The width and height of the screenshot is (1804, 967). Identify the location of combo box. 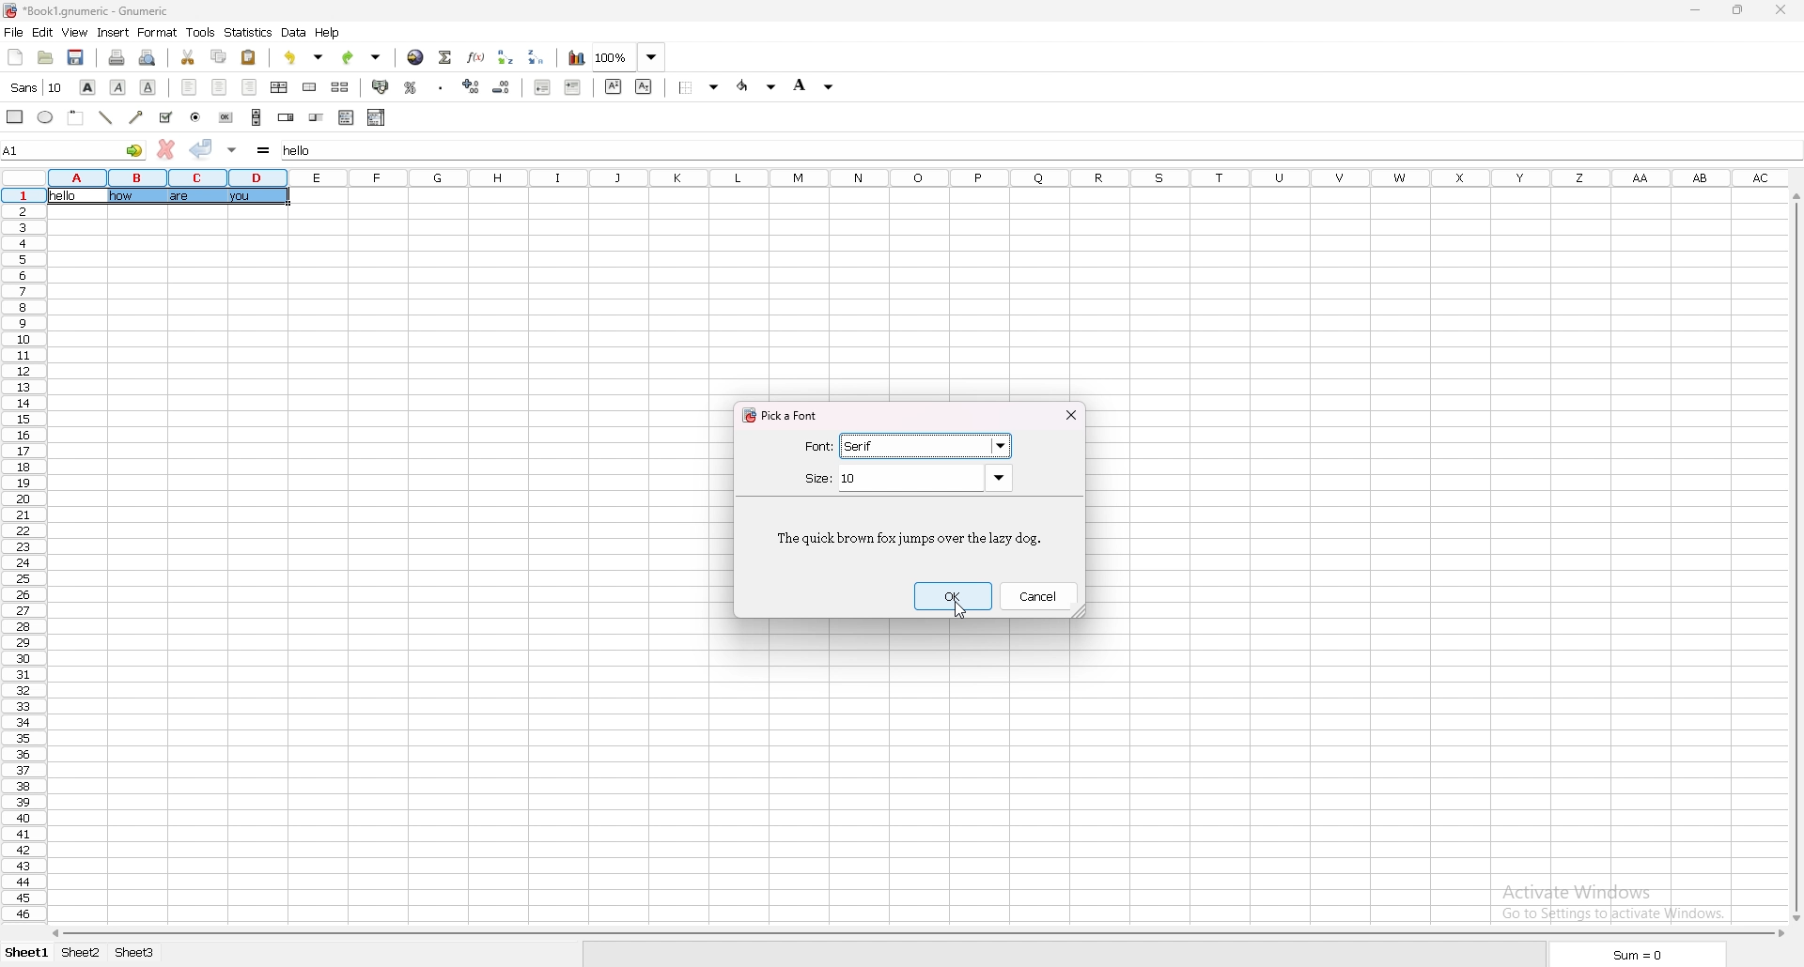
(377, 117).